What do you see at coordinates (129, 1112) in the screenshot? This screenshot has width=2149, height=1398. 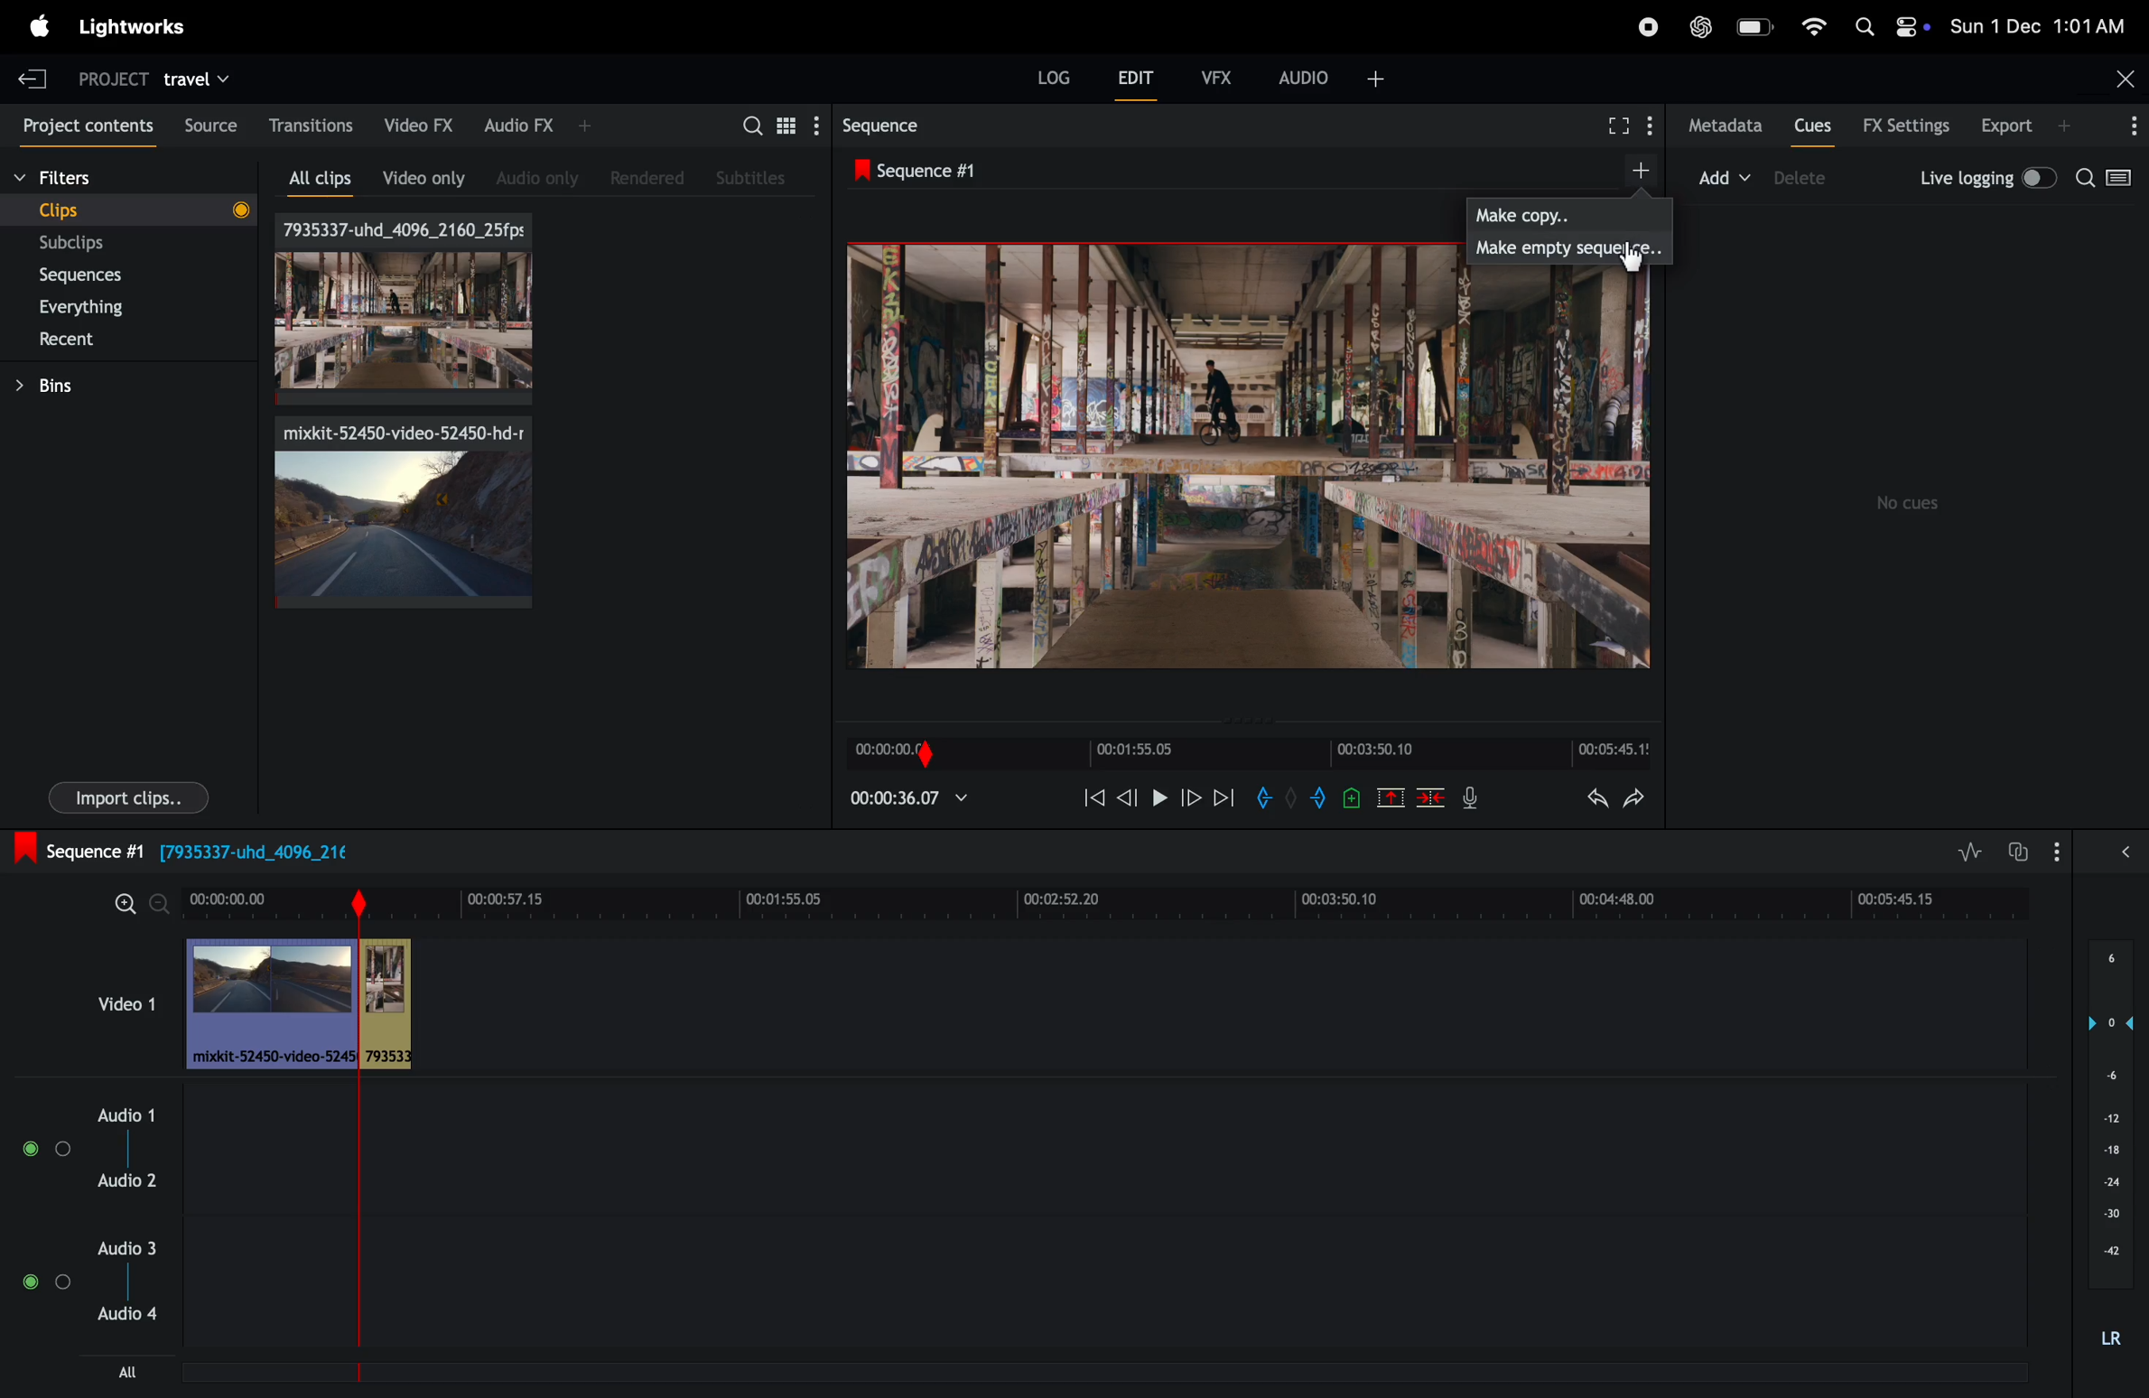 I see `Audio 1` at bounding box center [129, 1112].